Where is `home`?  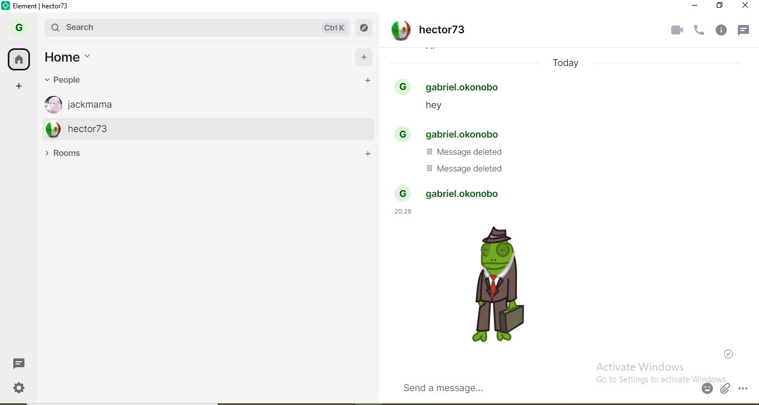 home is located at coordinates (76, 58).